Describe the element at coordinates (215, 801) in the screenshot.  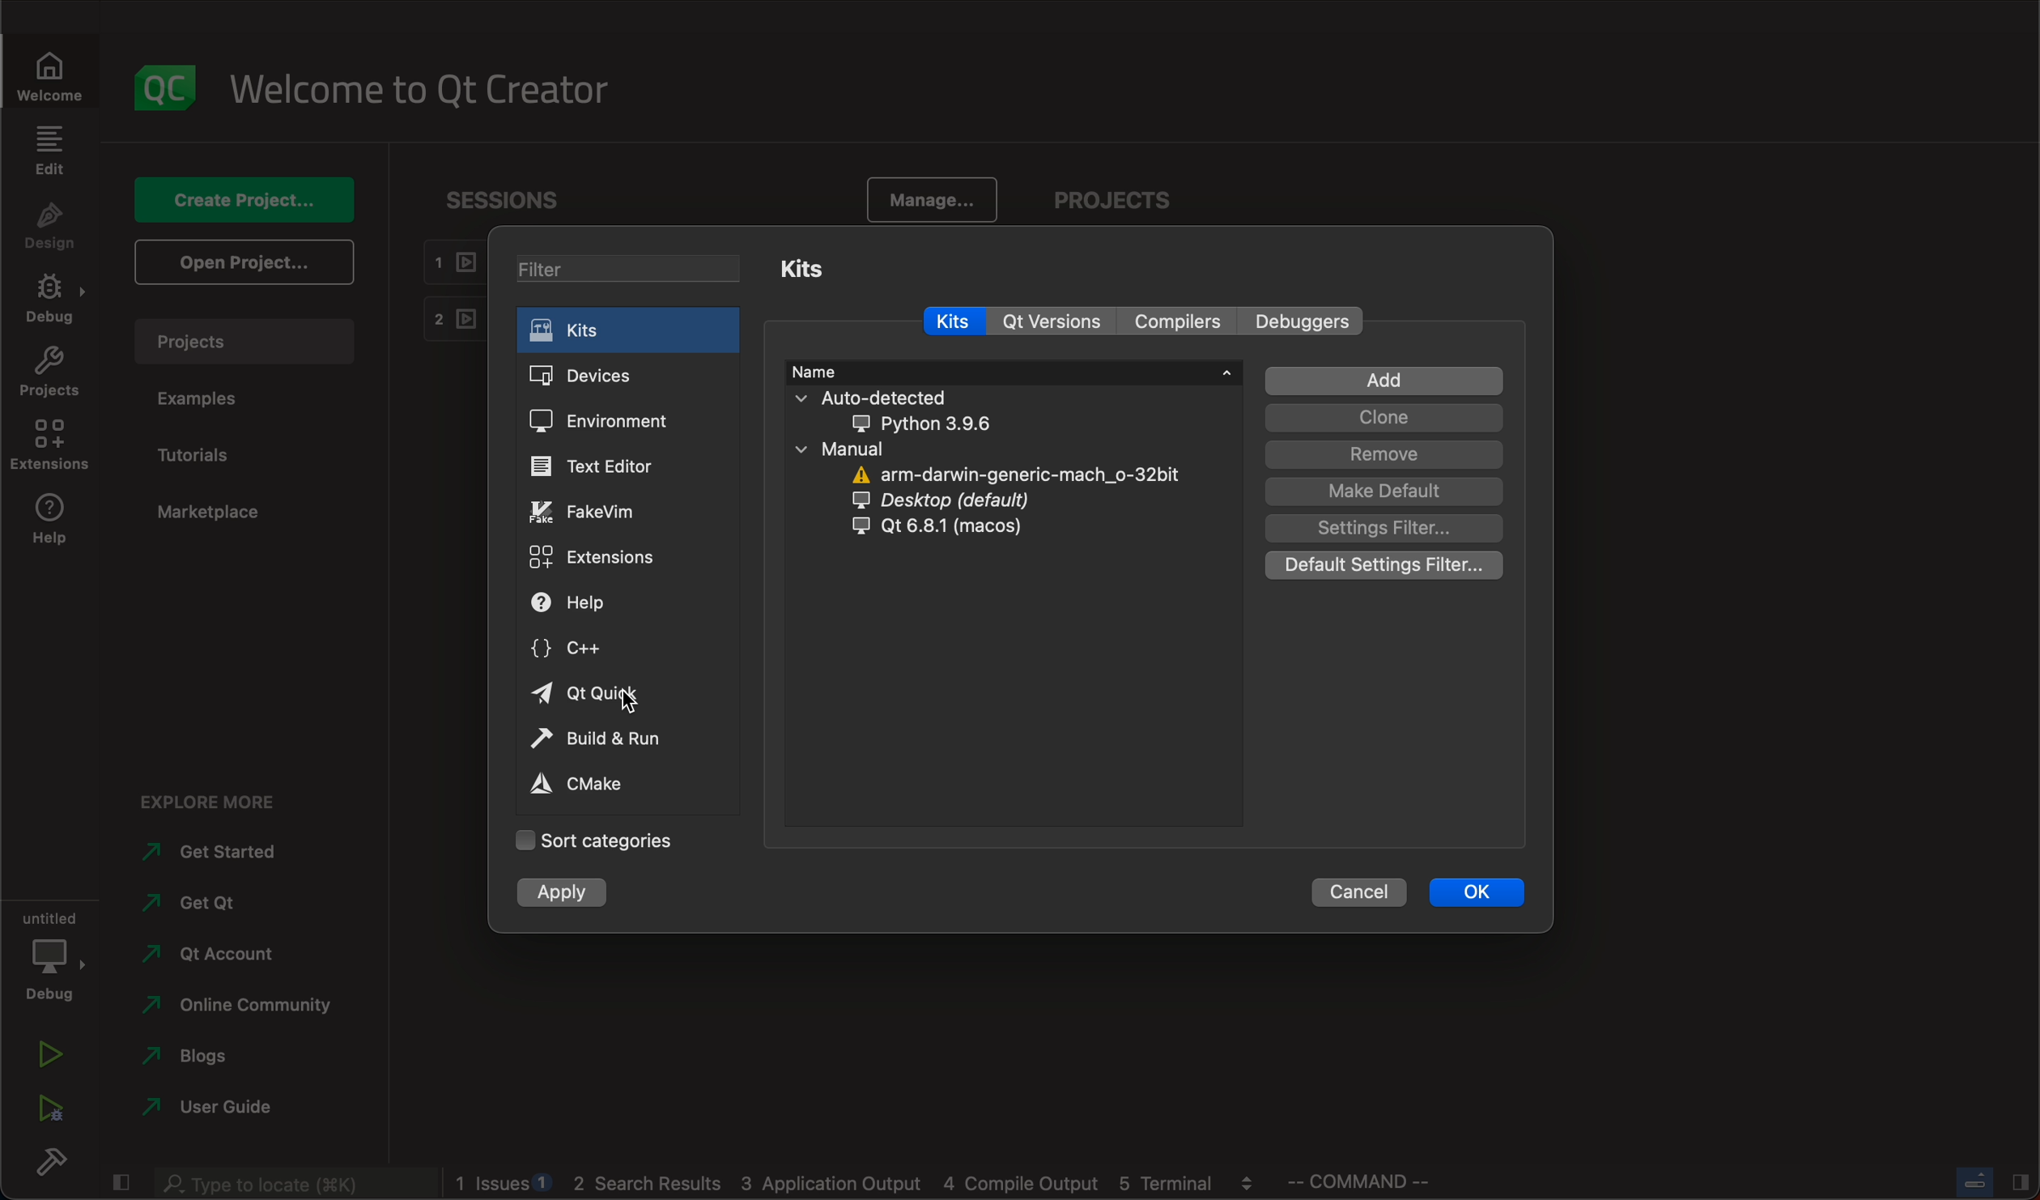
I see `explore` at that location.